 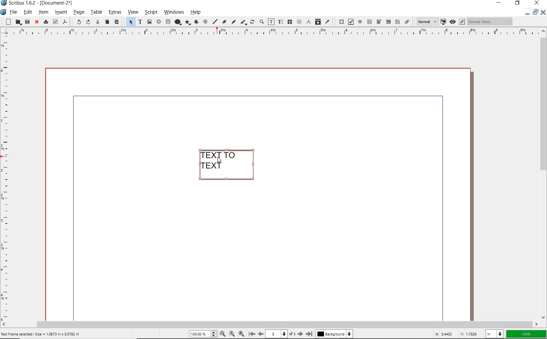 What do you see at coordinates (178, 21) in the screenshot?
I see `shape` at bounding box center [178, 21].